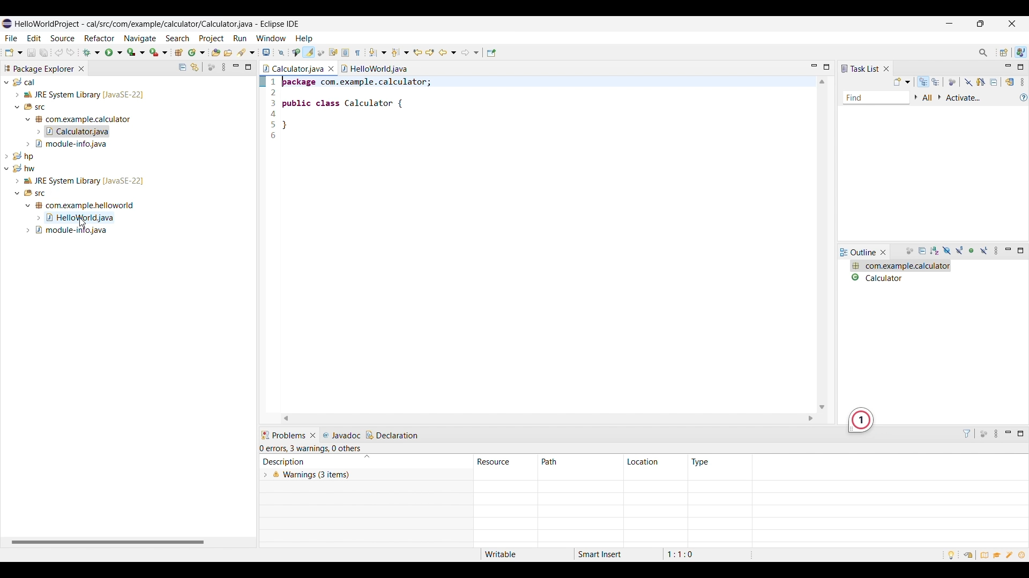 The image size is (1029, 578). Describe the element at coordinates (312, 449) in the screenshot. I see `Current errors and warnings` at that location.